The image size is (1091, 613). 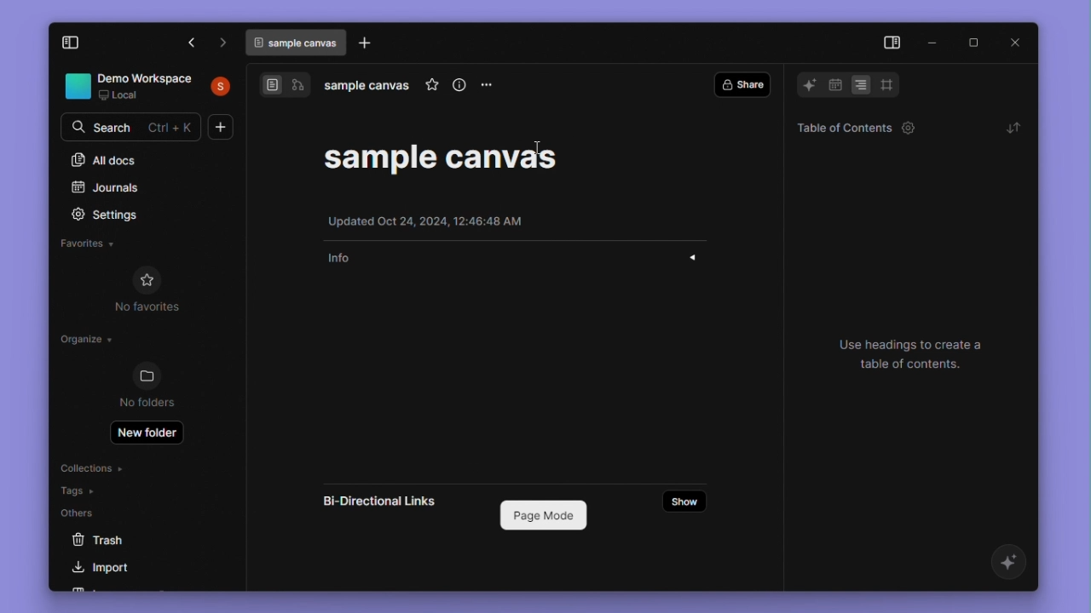 What do you see at coordinates (115, 541) in the screenshot?
I see `trash` at bounding box center [115, 541].